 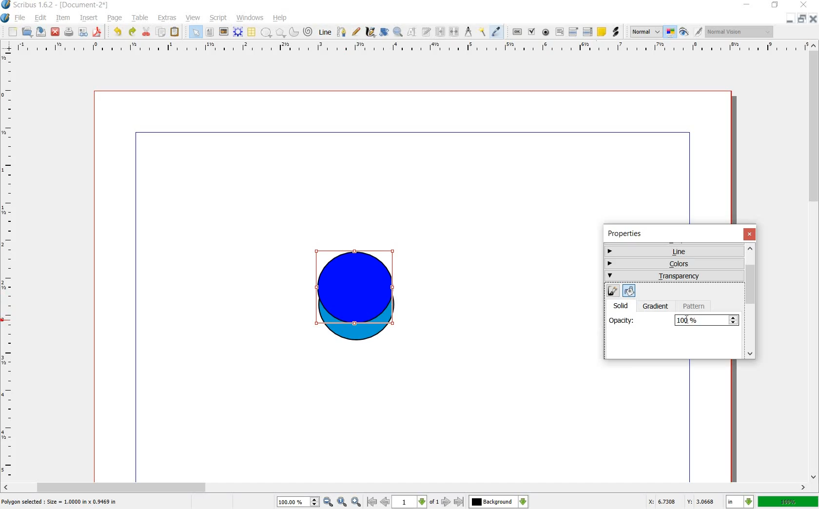 I want to click on minimize, so click(x=789, y=20).